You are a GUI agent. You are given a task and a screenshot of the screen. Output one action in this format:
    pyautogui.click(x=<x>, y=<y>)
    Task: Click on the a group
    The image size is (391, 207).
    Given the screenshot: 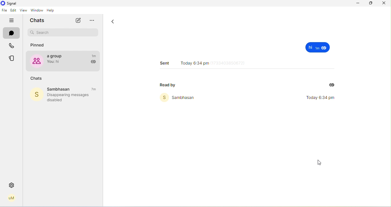 What is the action you would take?
    pyautogui.click(x=57, y=60)
    